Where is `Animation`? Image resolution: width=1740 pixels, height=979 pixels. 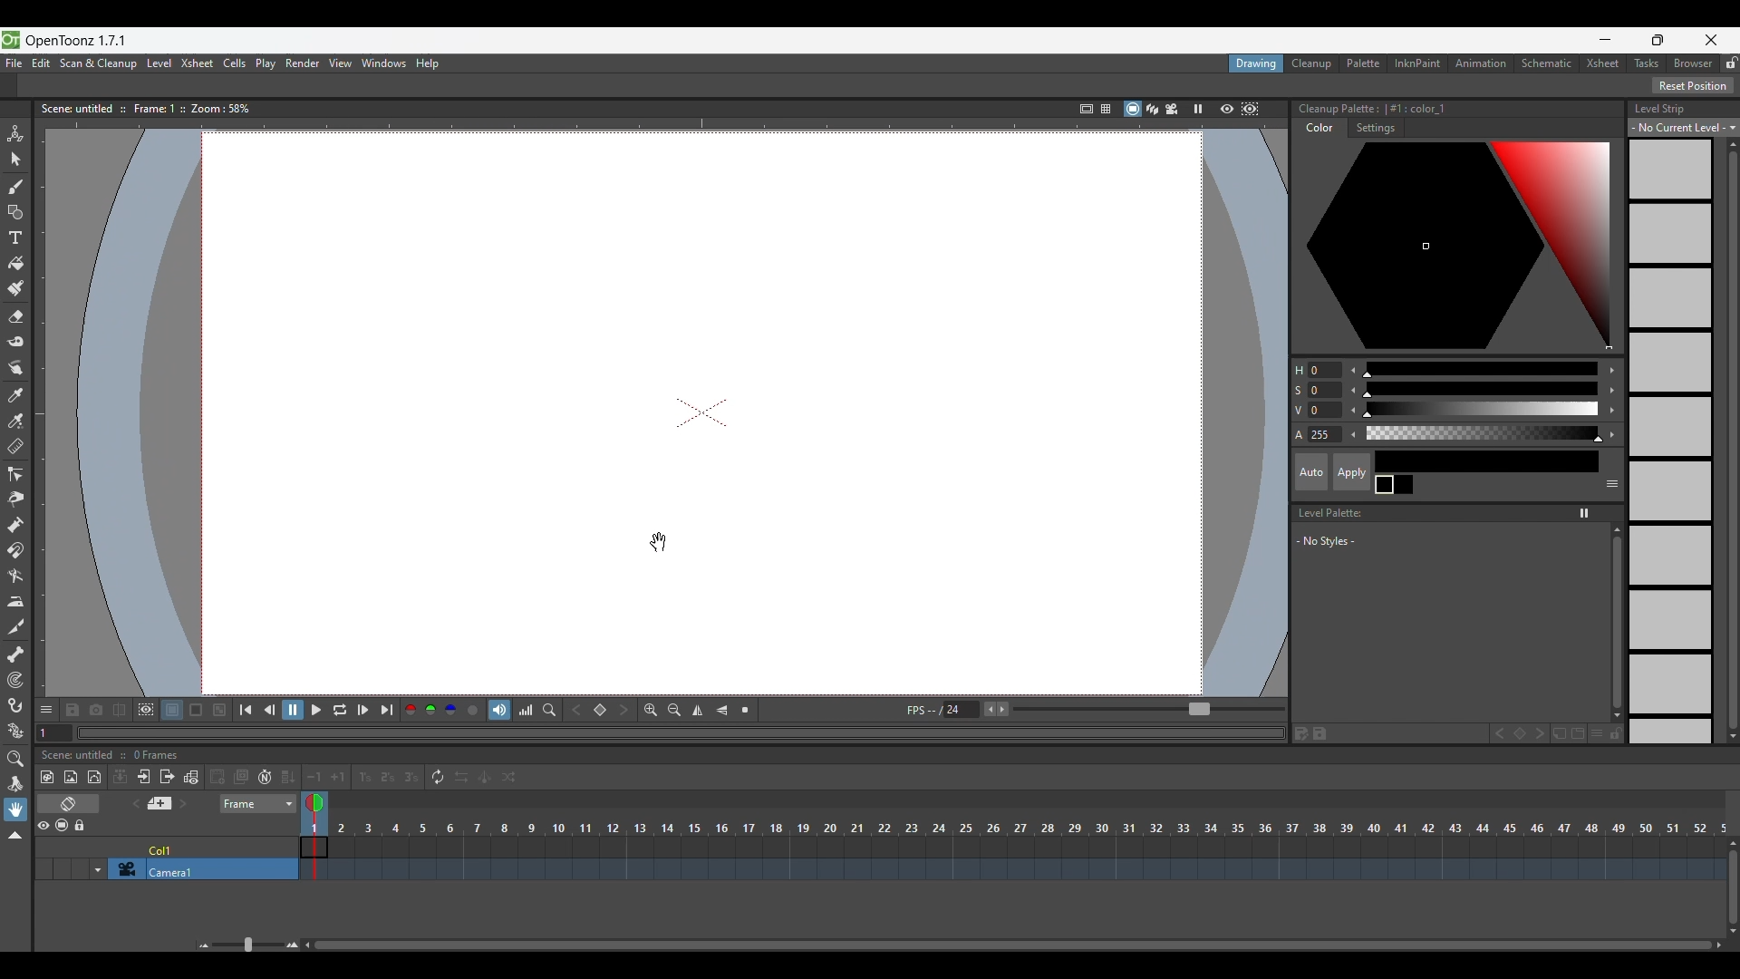
Animation is located at coordinates (1481, 63).